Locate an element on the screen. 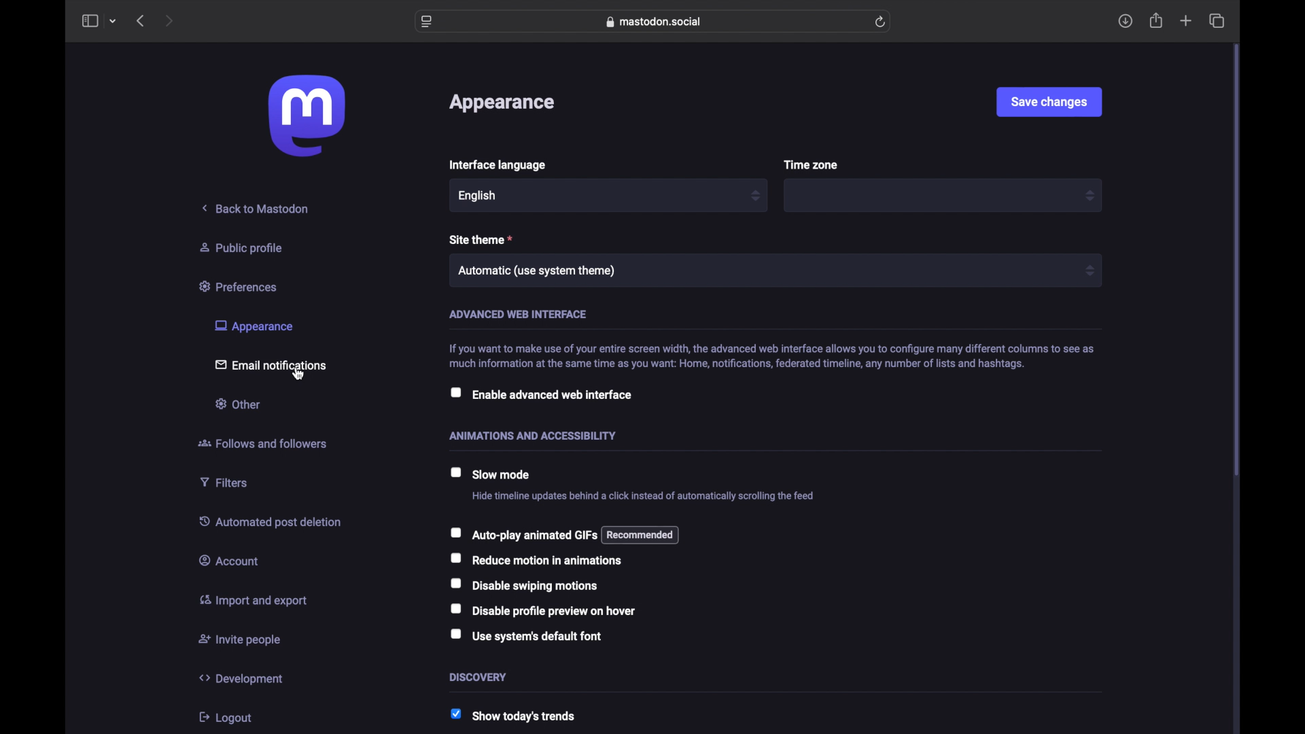 This screenshot has height=734, width=1305. dropdown is located at coordinates (755, 194).